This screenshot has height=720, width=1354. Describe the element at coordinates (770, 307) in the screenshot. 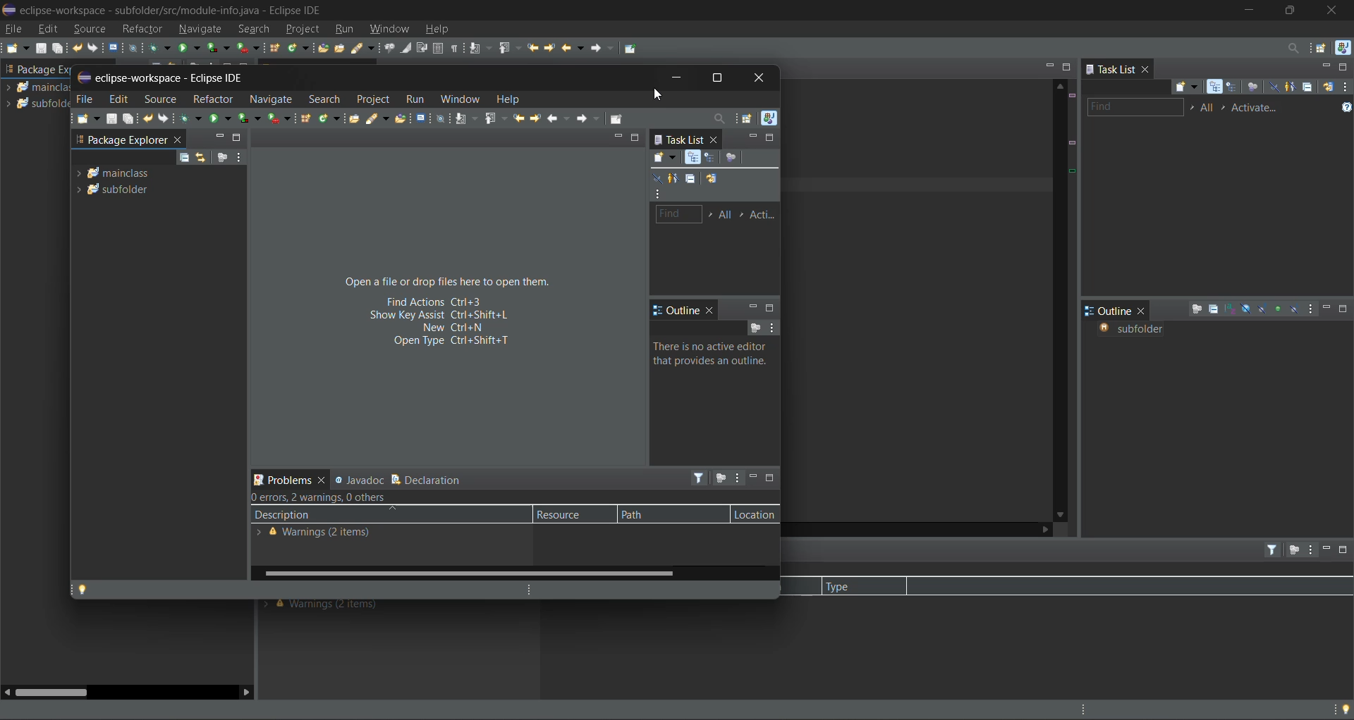

I see `maximize` at that location.